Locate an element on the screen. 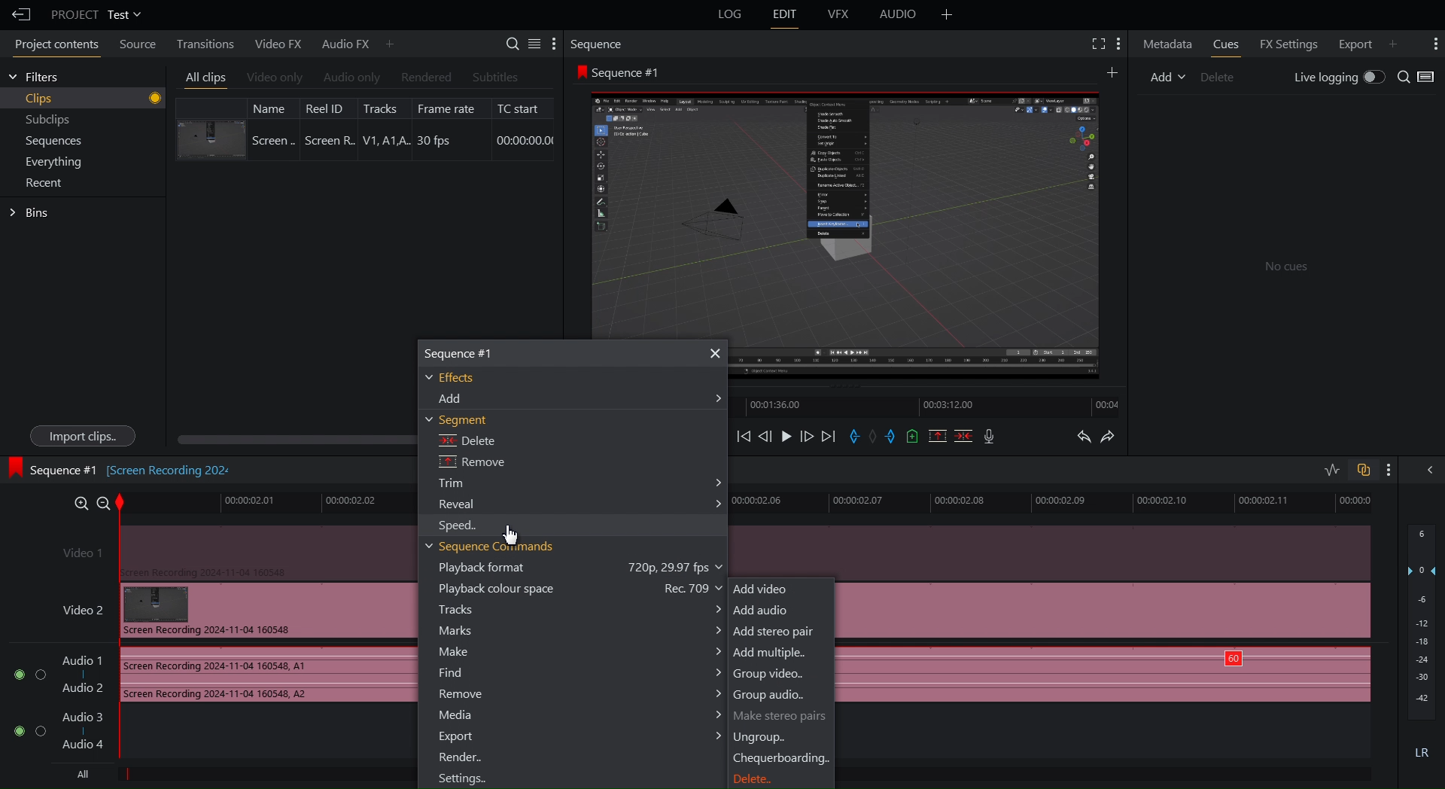 This screenshot has height=789, width=1445. Sequence is located at coordinates (601, 44).